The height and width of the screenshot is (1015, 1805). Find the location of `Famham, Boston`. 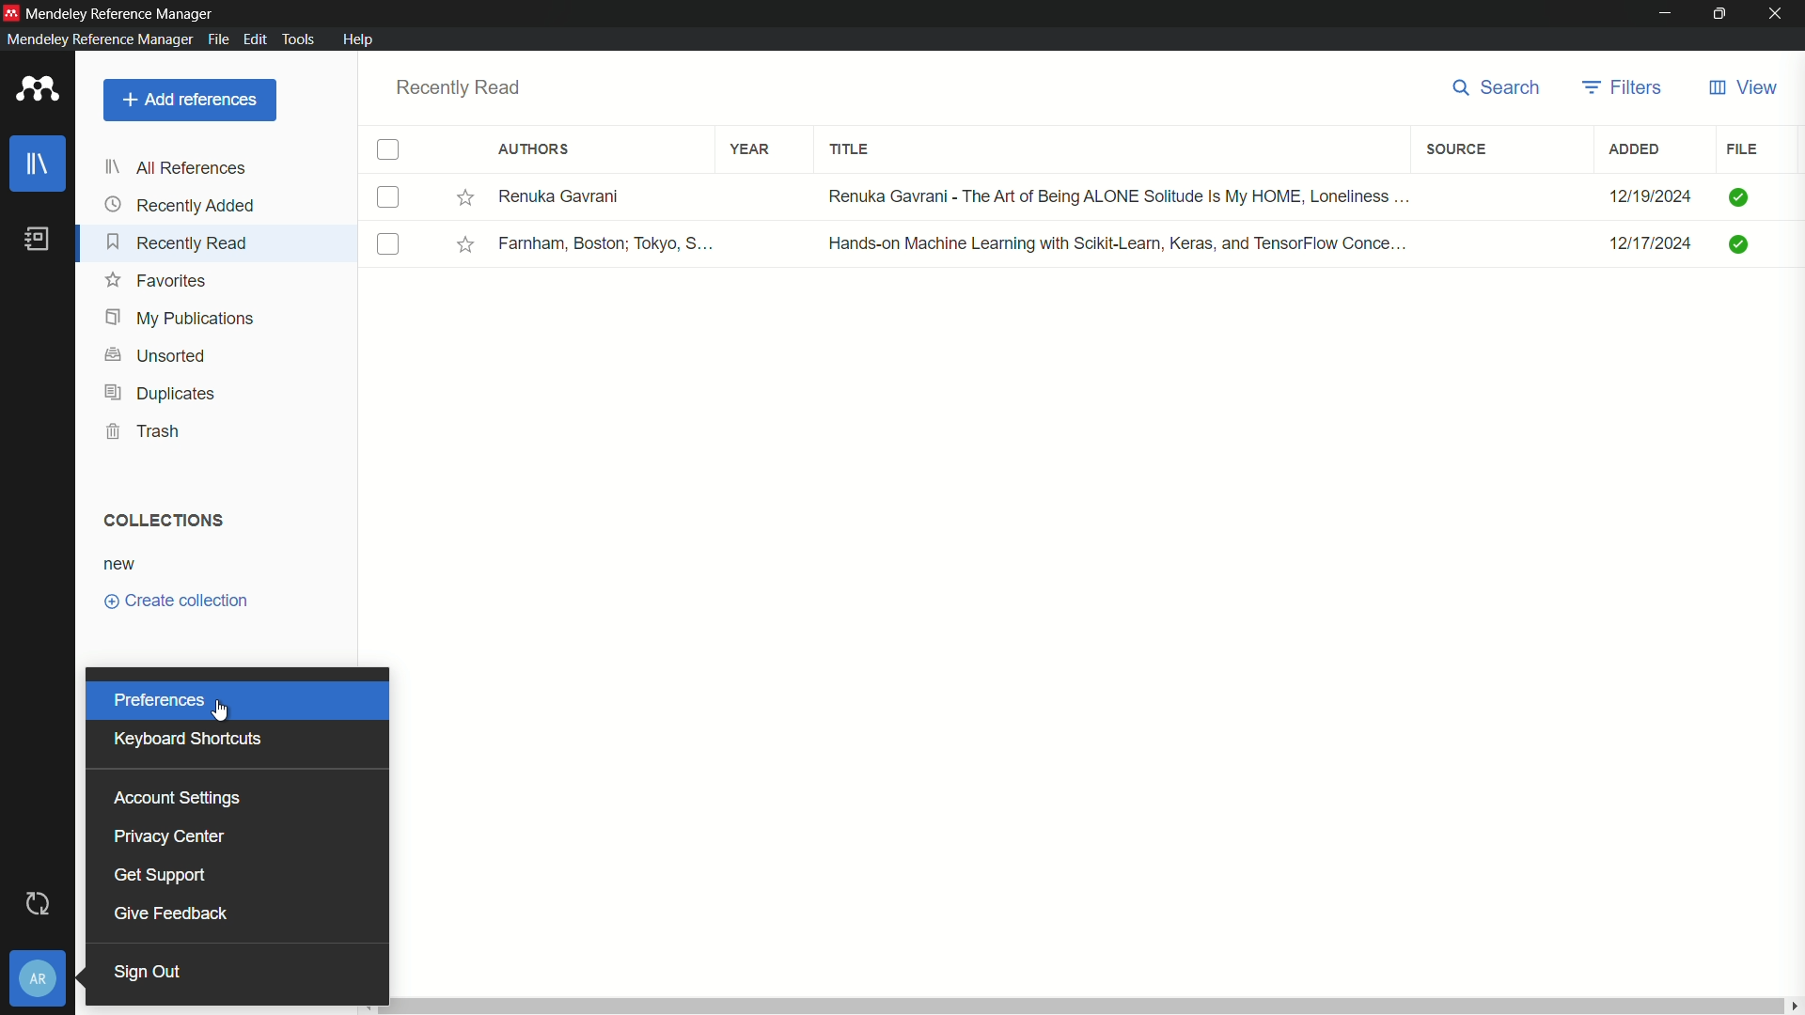

Famham, Boston is located at coordinates (604, 242).